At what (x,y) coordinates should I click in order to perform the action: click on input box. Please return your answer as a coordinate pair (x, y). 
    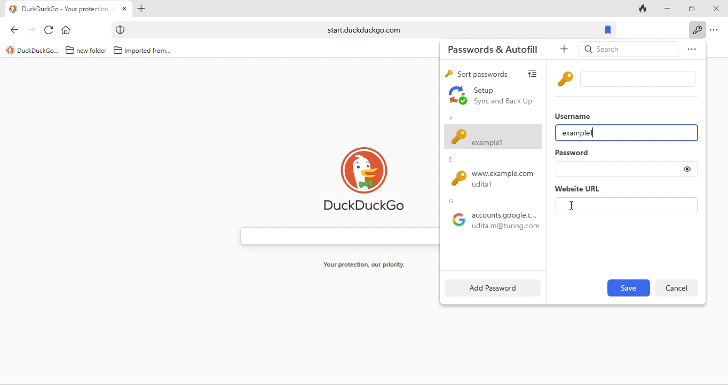
    Looking at the image, I should click on (640, 79).